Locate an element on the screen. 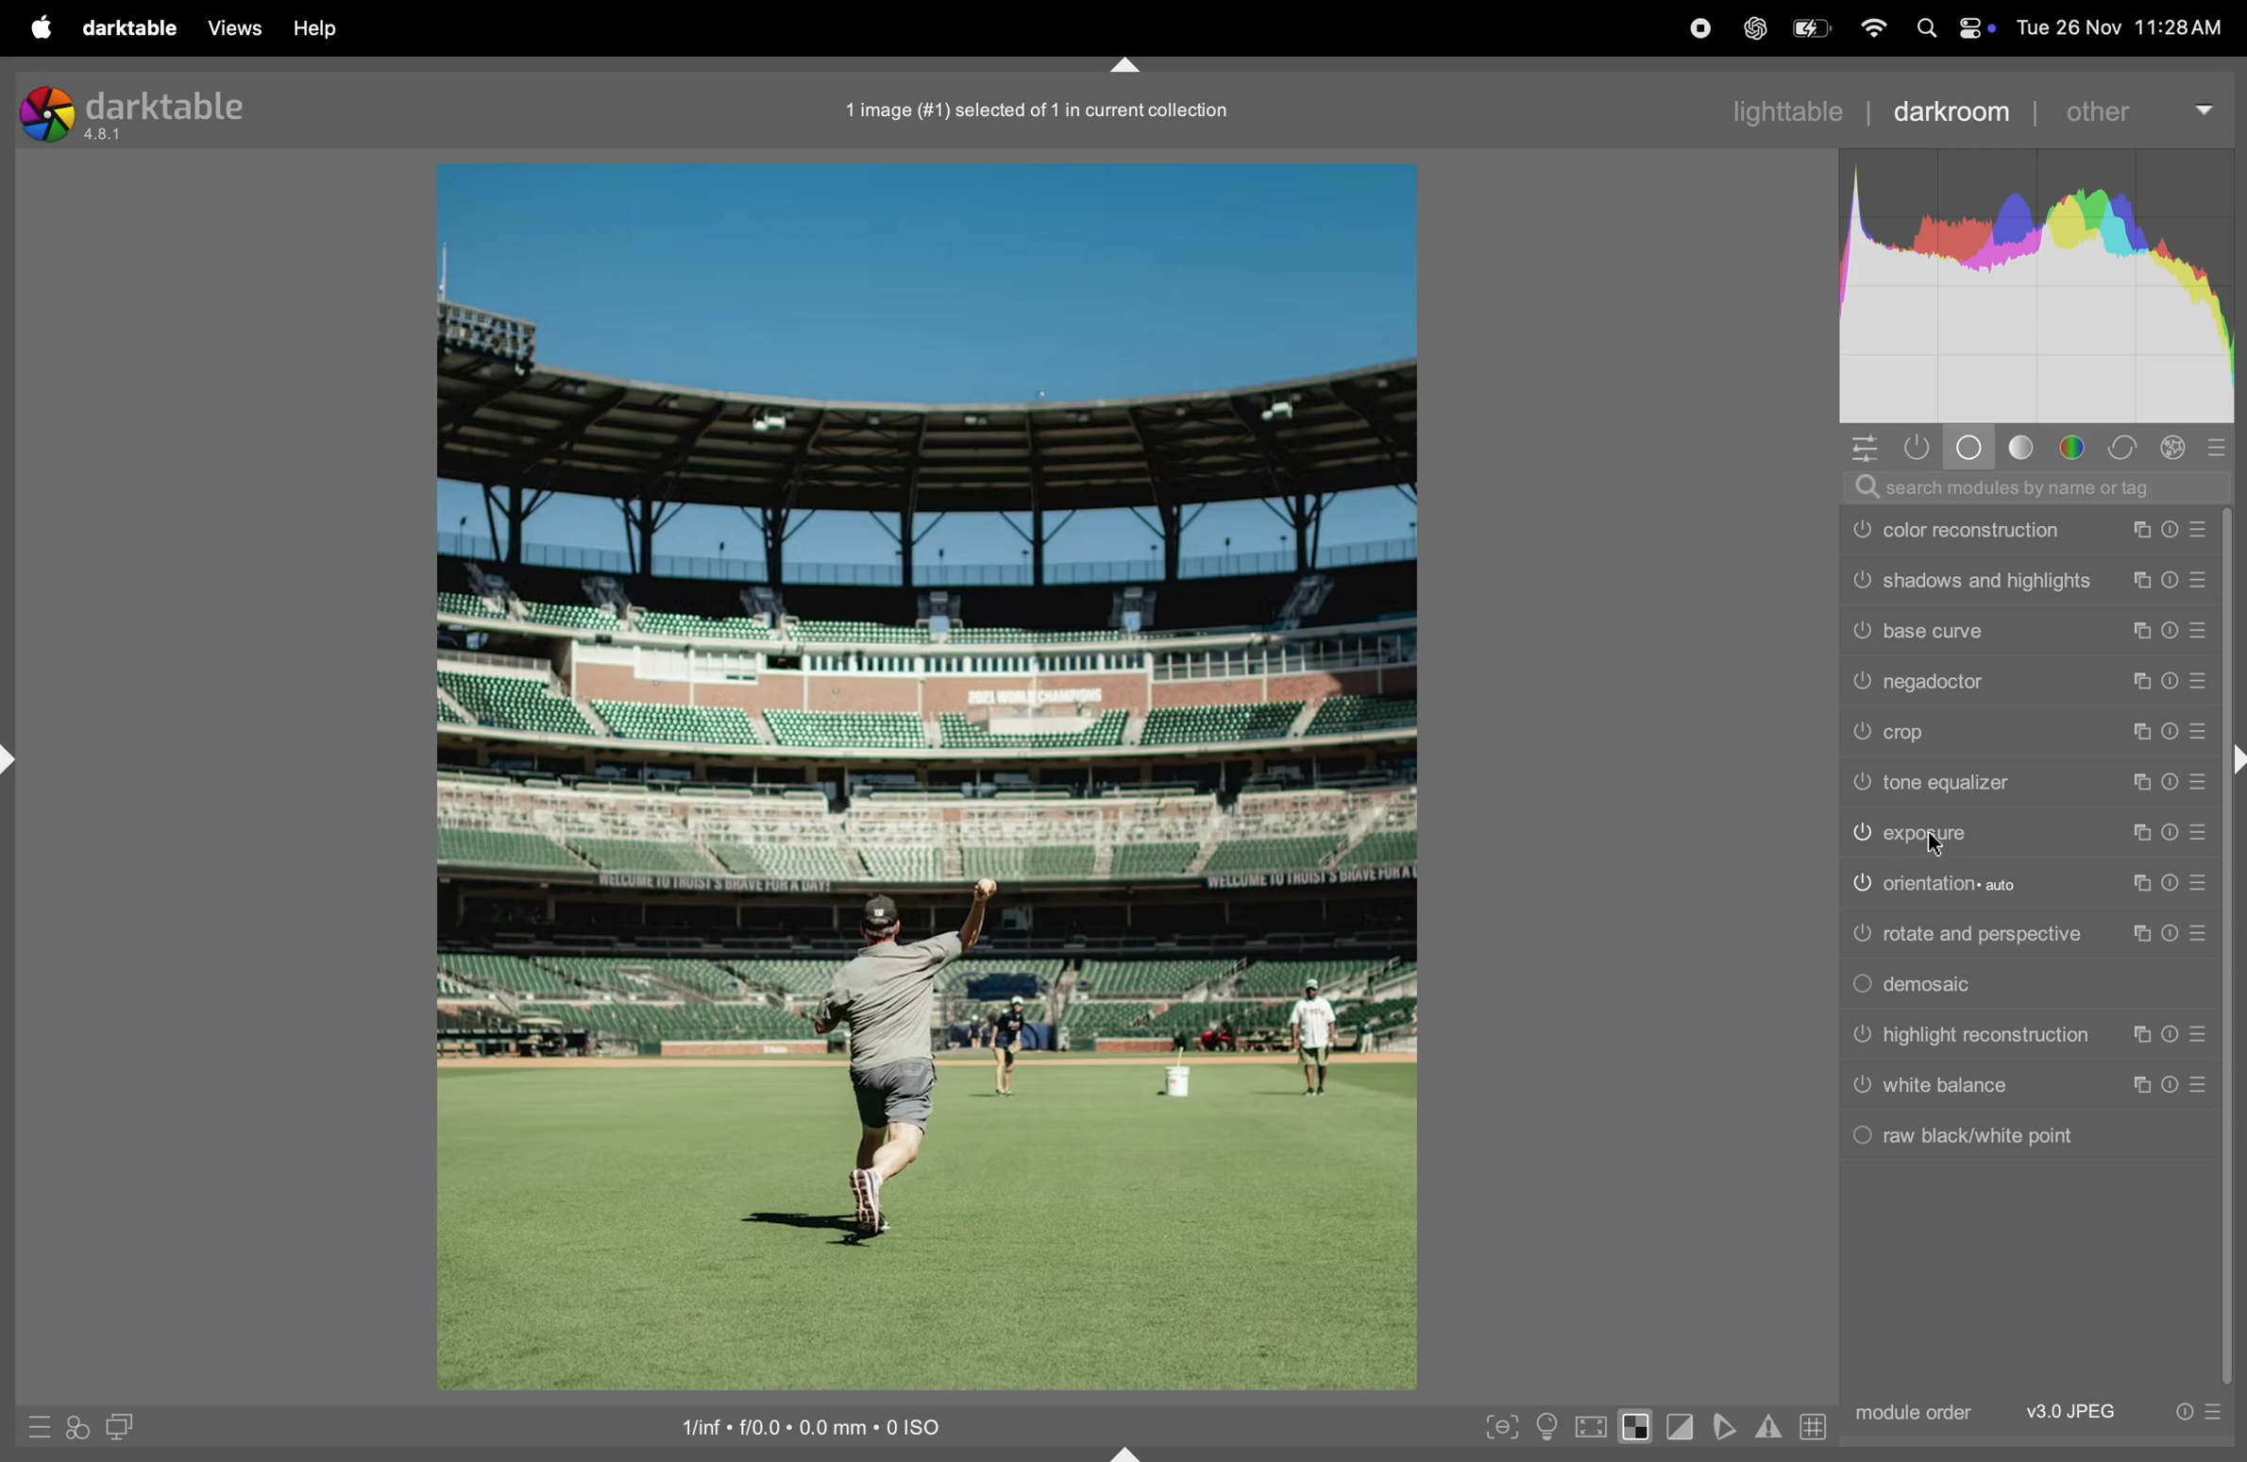 The height and width of the screenshot is (1462, 2247). logo is located at coordinates (45, 114).